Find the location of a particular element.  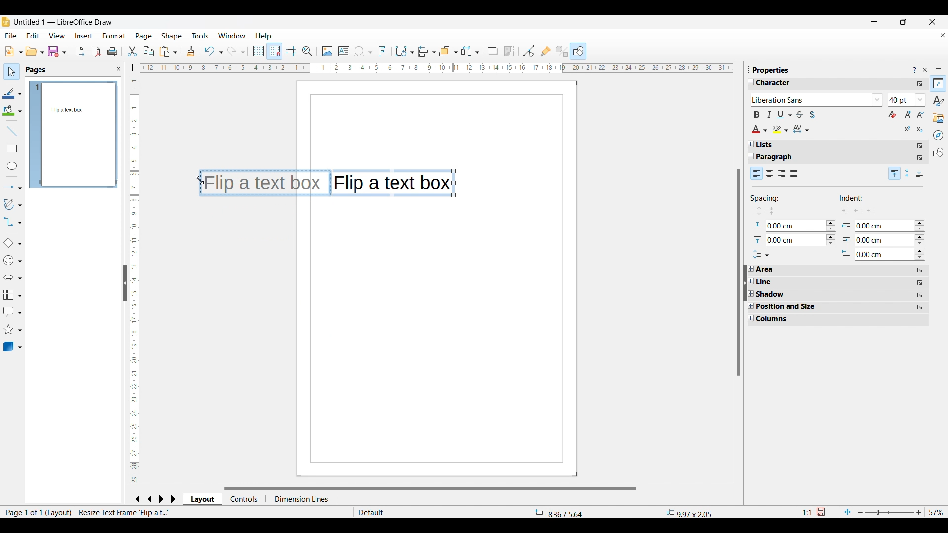

Window menu is located at coordinates (232, 36).